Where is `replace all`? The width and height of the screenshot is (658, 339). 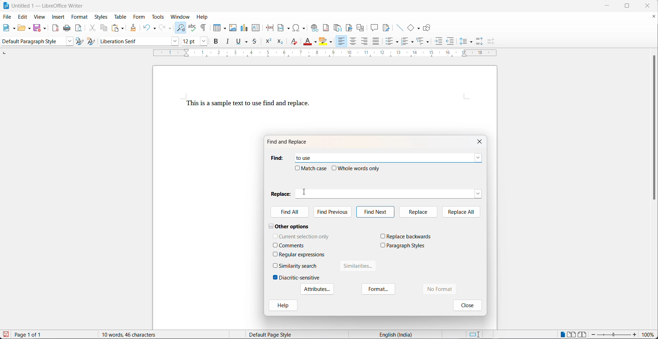
replace all is located at coordinates (461, 211).